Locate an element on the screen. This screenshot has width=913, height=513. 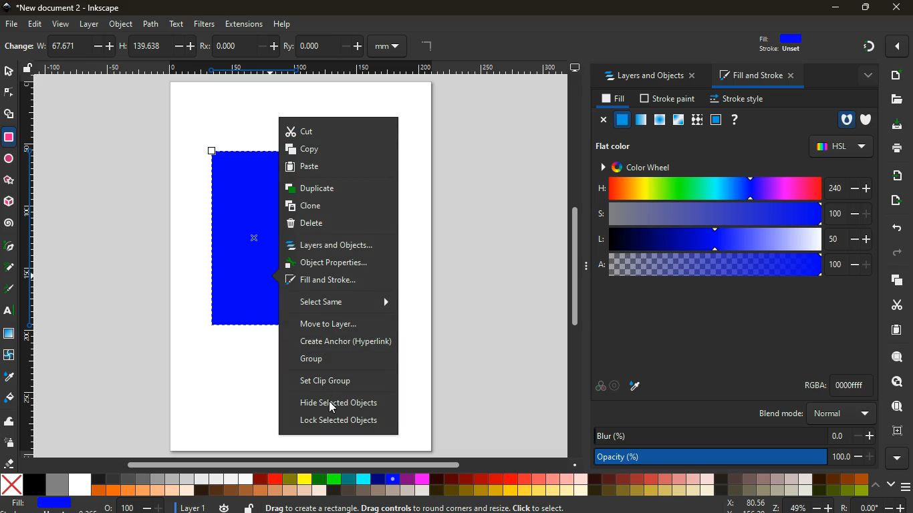
print is located at coordinates (896, 148).